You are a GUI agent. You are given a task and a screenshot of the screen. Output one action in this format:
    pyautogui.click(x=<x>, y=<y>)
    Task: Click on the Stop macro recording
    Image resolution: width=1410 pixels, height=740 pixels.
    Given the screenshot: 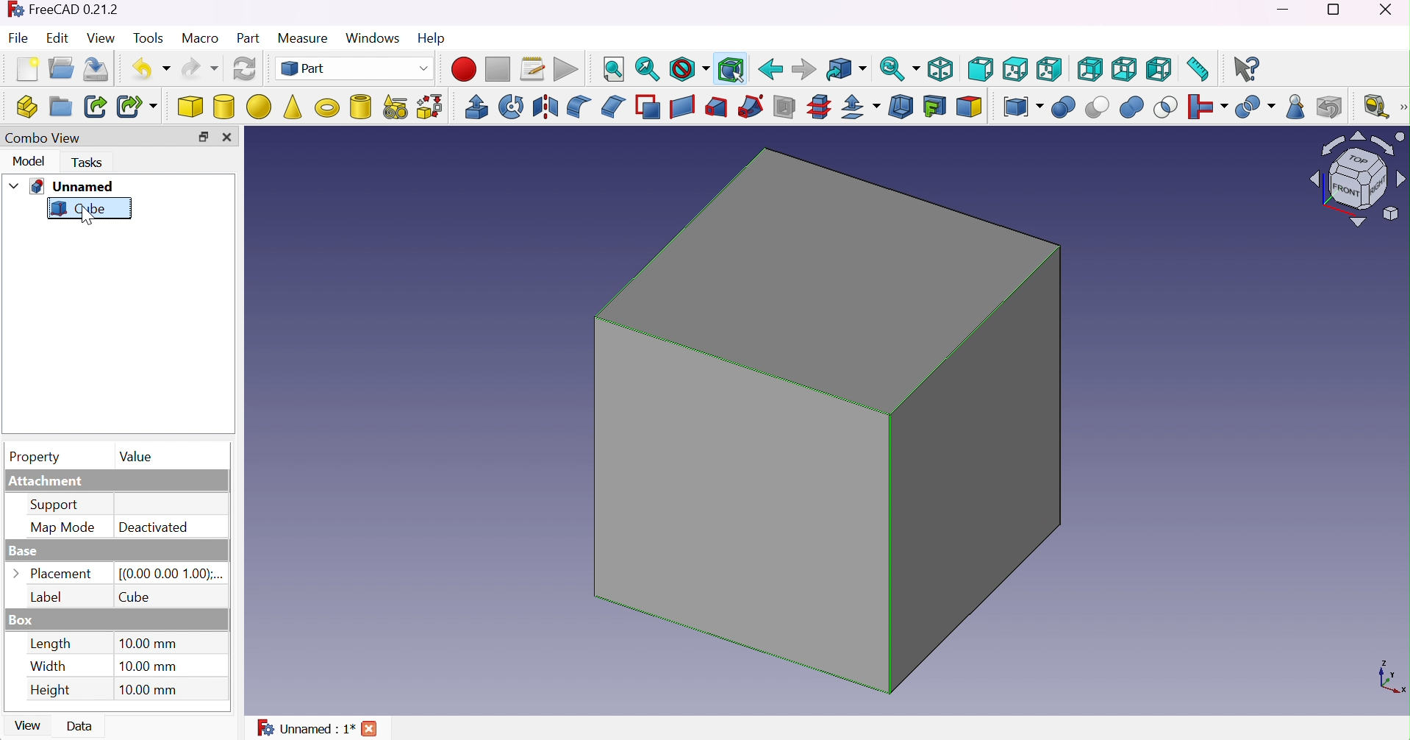 What is the action you would take?
    pyautogui.click(x=498, y=70)
    